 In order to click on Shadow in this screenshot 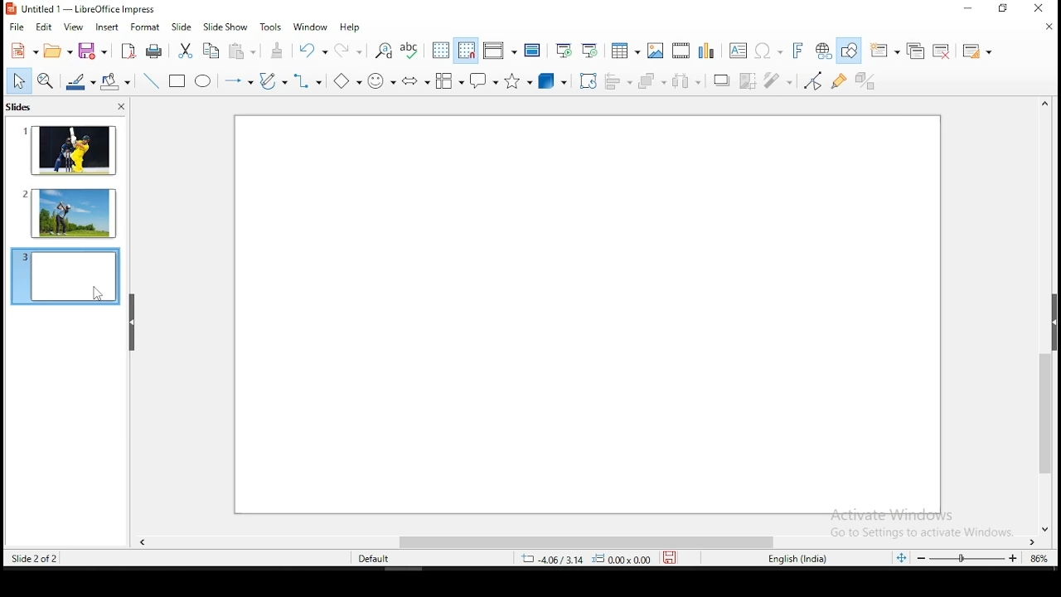, I will do `click(718, 81)`.